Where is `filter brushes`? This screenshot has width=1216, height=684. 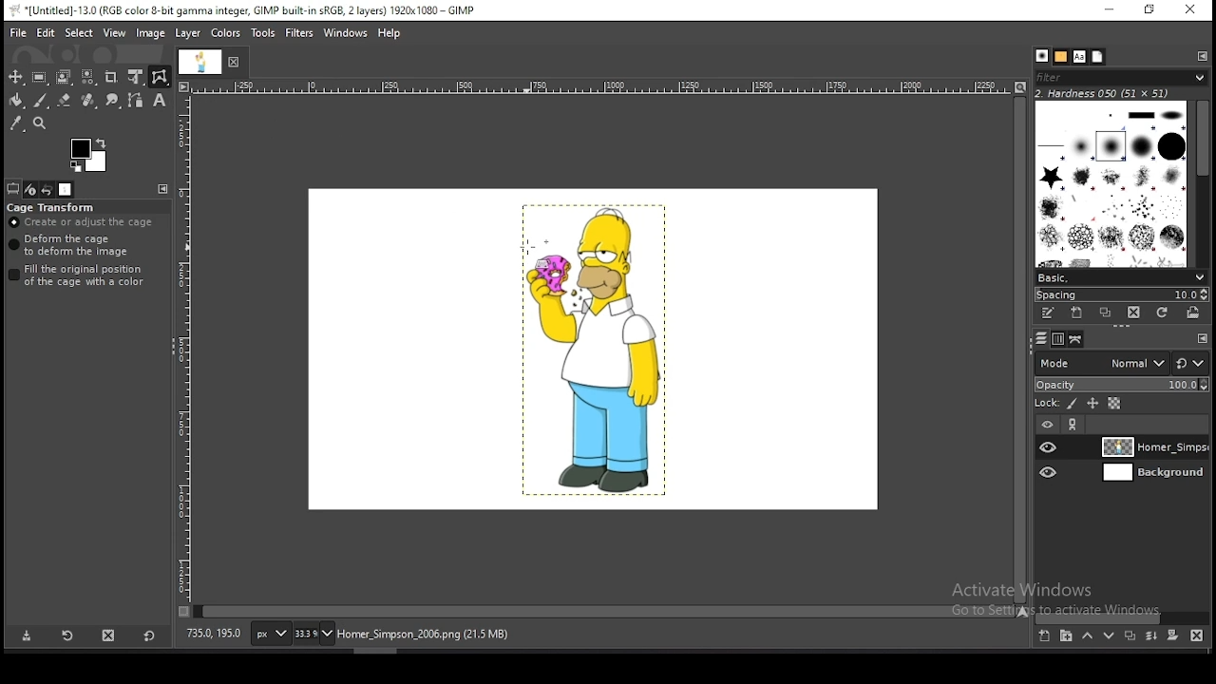
filter brushes is located at coordinates (1122, 79).